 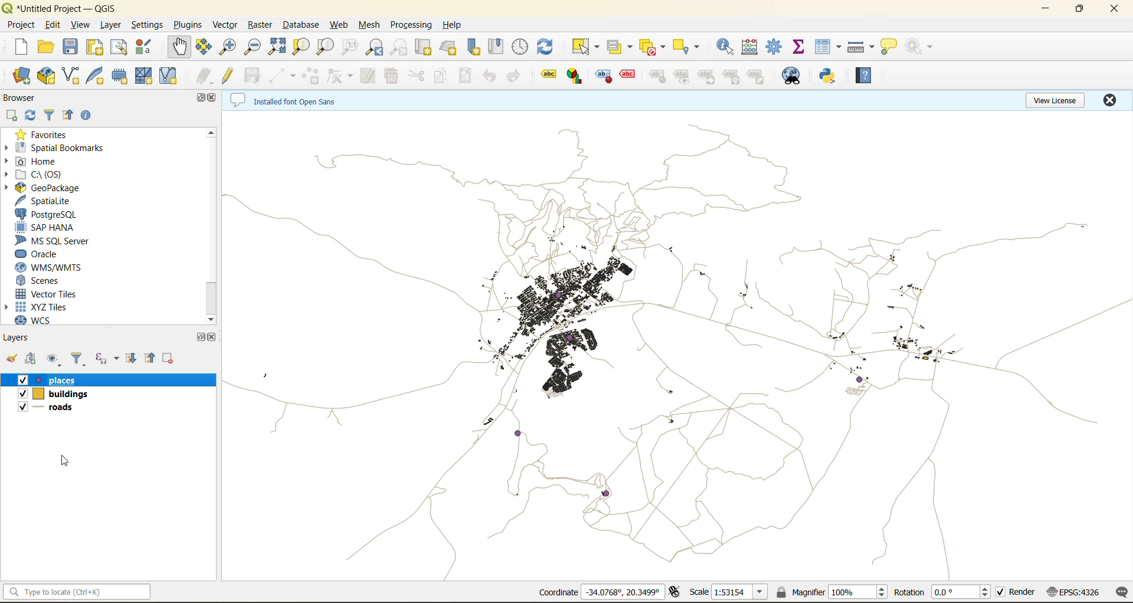 What do you see at coordinates (230, 47) in the screenshot?
I see `zoom in` at bounding box center [230, 47].